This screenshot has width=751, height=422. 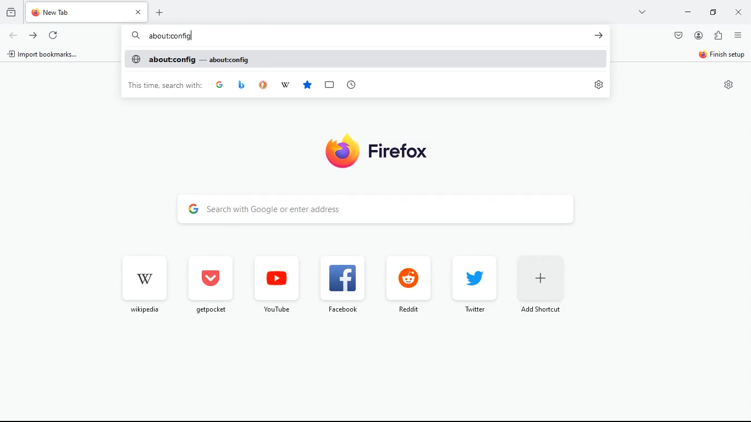 What do you see at coordinates (389, 210) in the screenshot?
I see `search` at bounding box center [389, 210].